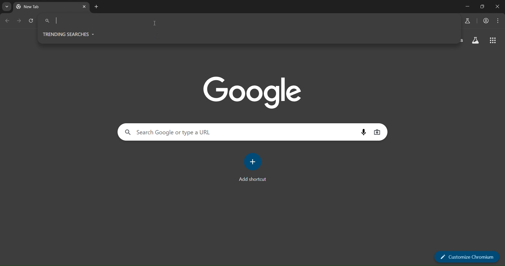 The width and height of the screenshot is (505, 266). What do you see at coordinates (20, 22) in the screenshot?
I see `go forward one page` at bounding box center [20, 22].